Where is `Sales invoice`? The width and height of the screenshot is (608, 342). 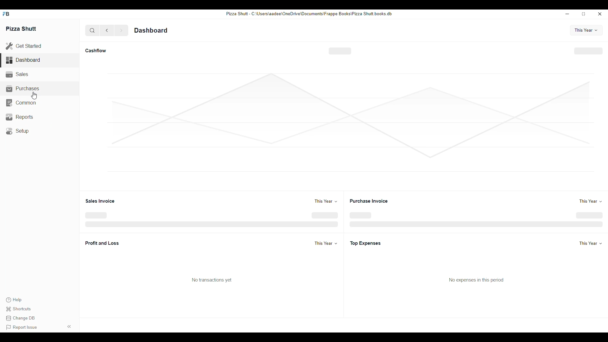 Sales invoice is located at coordinates (100, 201).